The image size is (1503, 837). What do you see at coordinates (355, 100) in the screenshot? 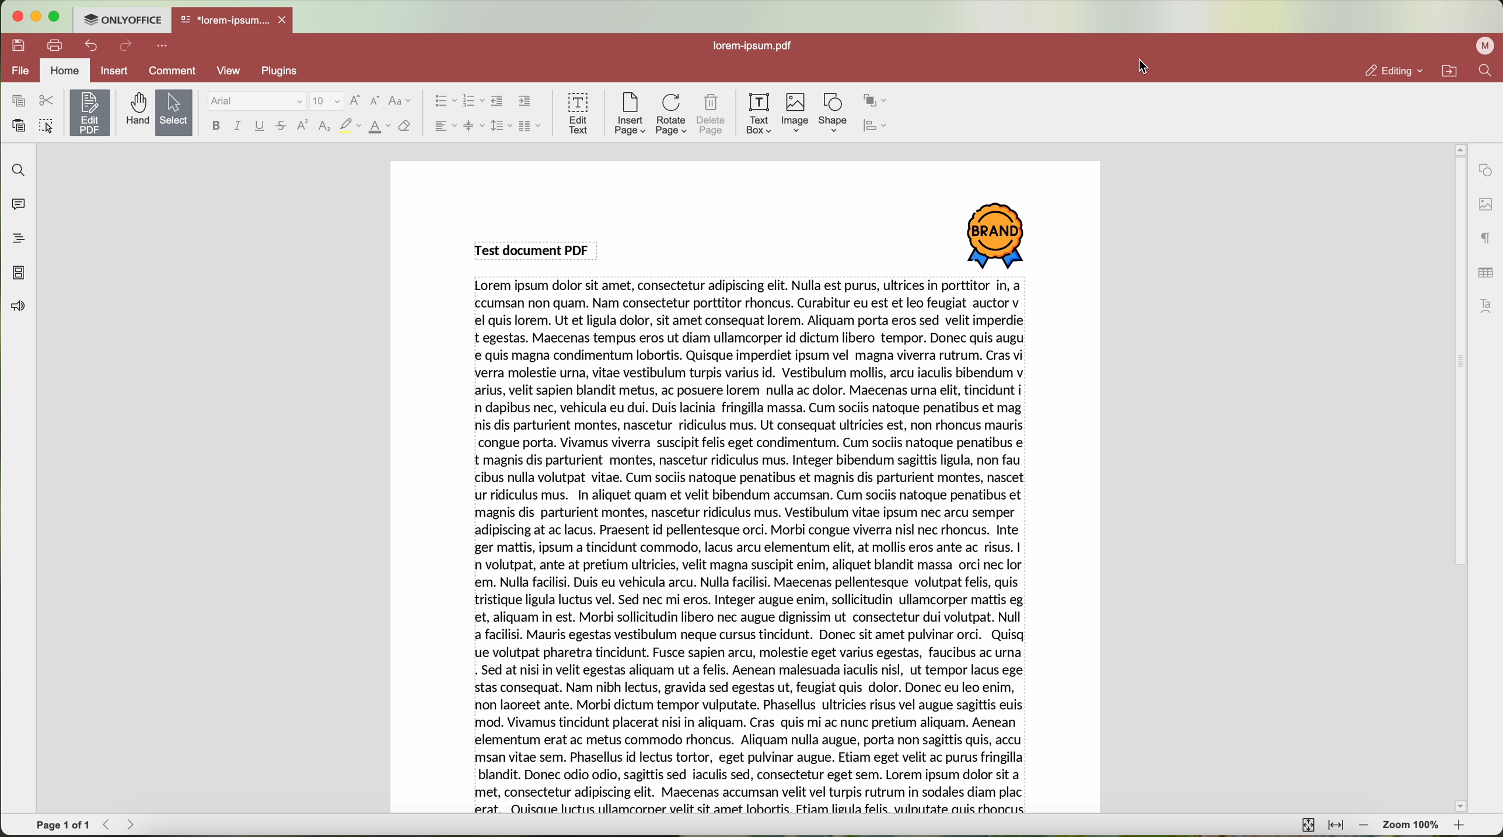
I see `increment font size` at bounding box center [355, 100].